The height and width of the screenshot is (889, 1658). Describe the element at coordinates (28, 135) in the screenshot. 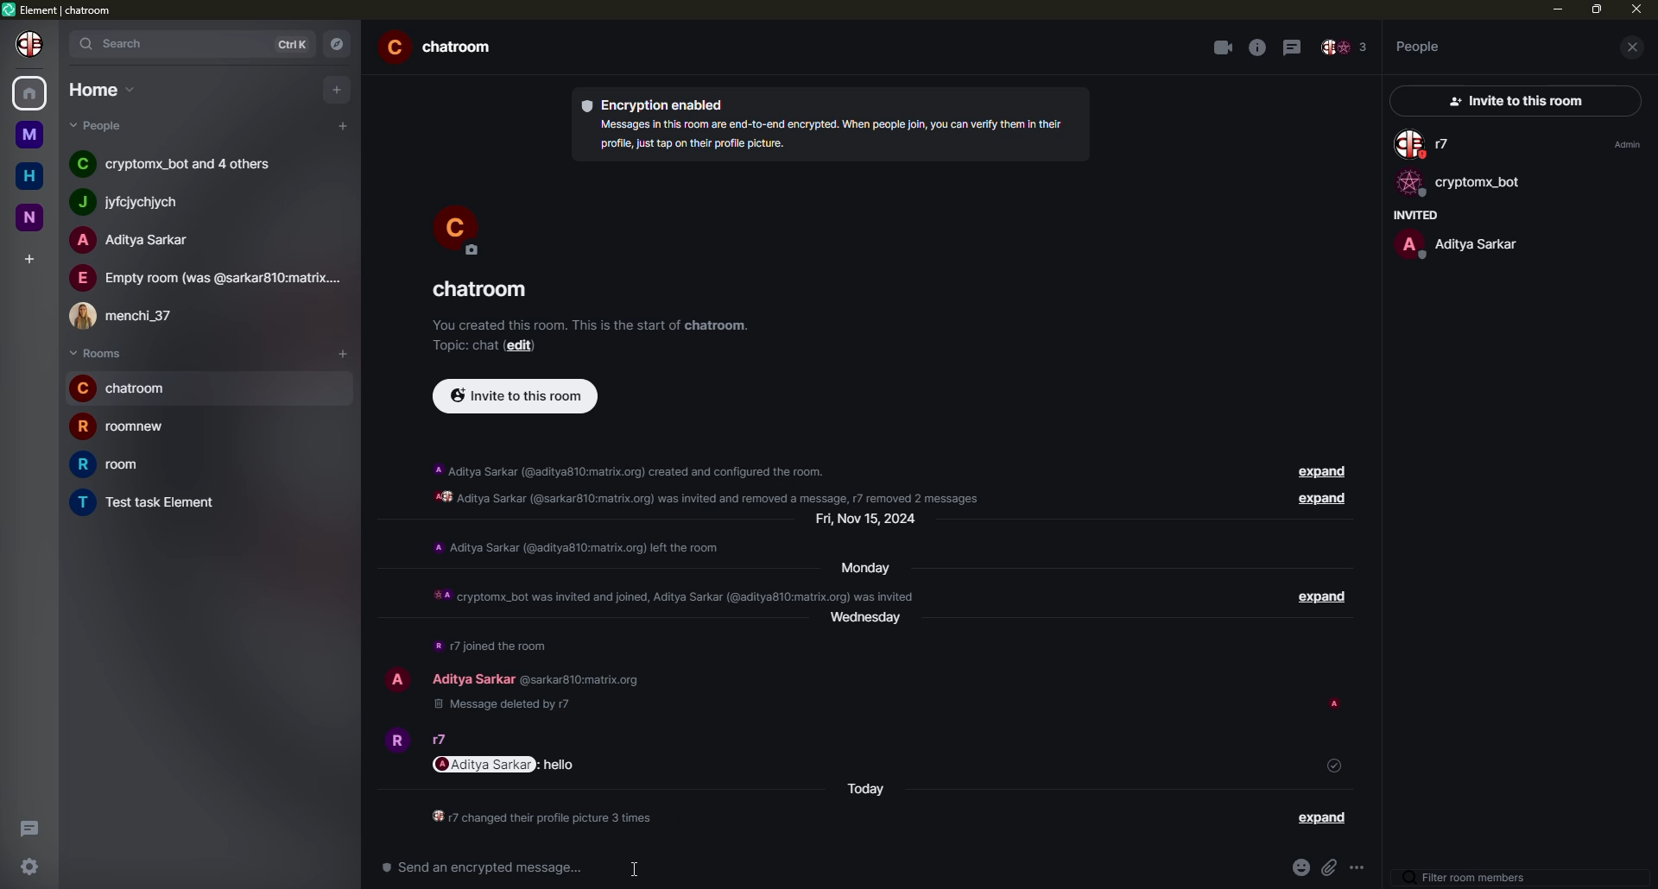

I see `m` at that location.